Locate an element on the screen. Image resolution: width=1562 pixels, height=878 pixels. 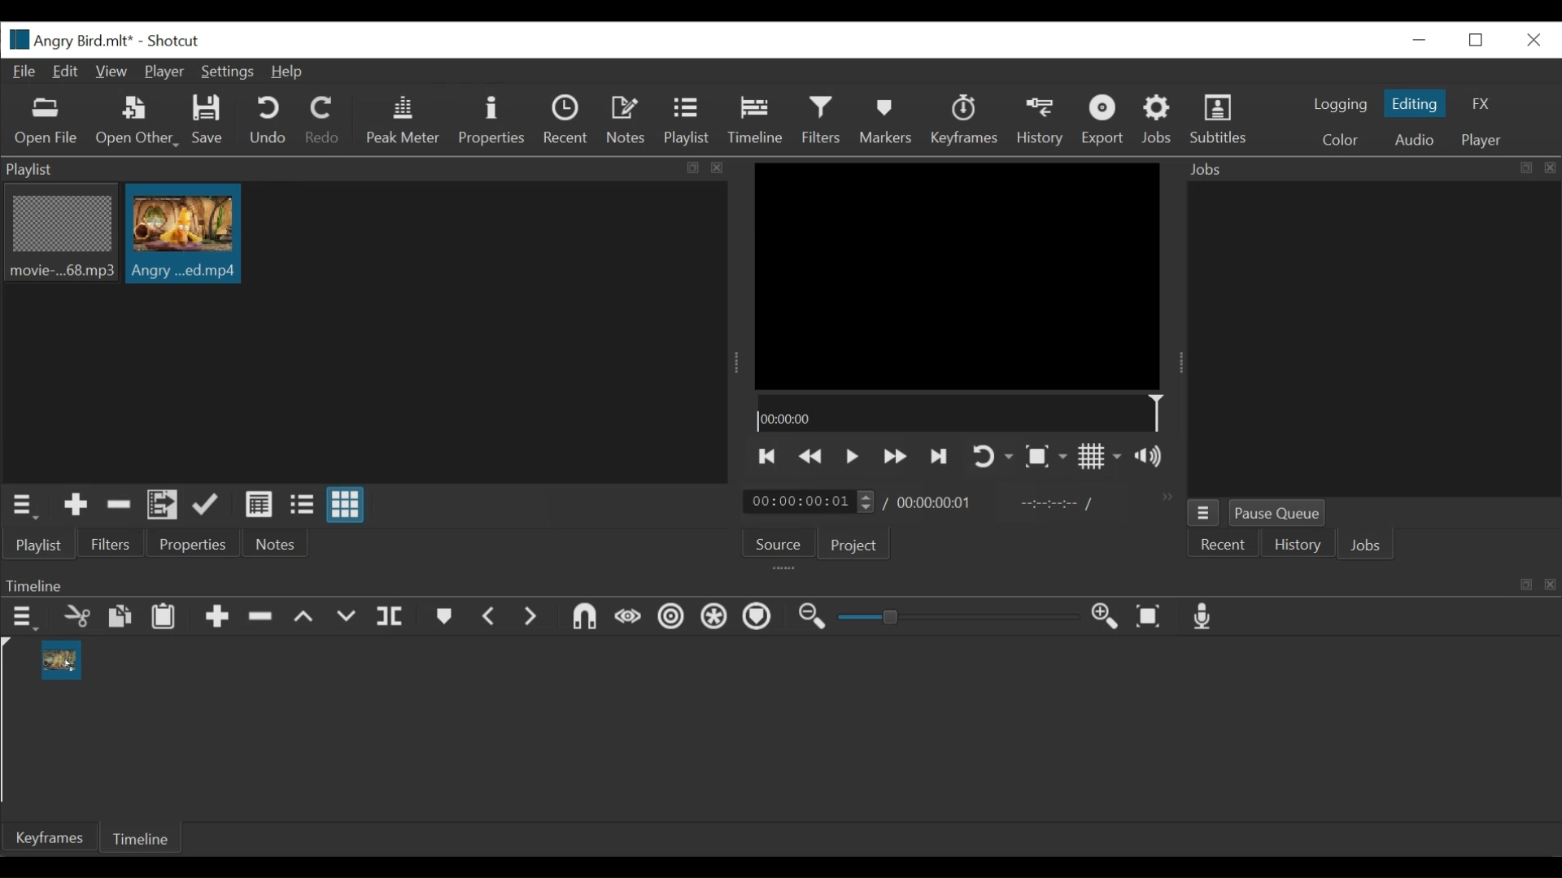
Remove cut is located at coordinates (119, 506).